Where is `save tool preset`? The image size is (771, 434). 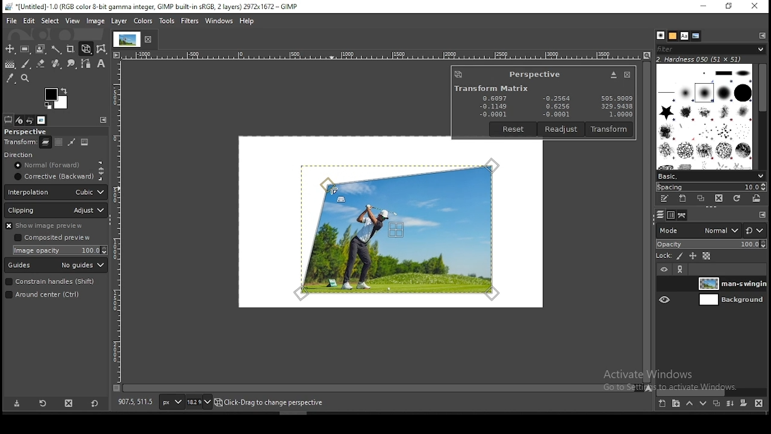 save tool preset is located at coordinates (17, 404).